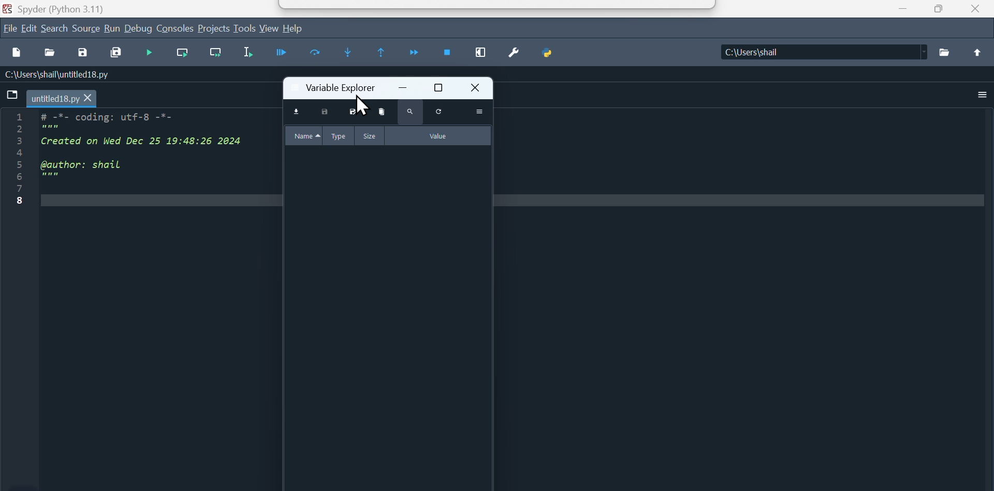 The height and width of the screenshot is (491, 994). Describe the element at coordinates (301, 135) in the screenshot. I see `name ` at that location.